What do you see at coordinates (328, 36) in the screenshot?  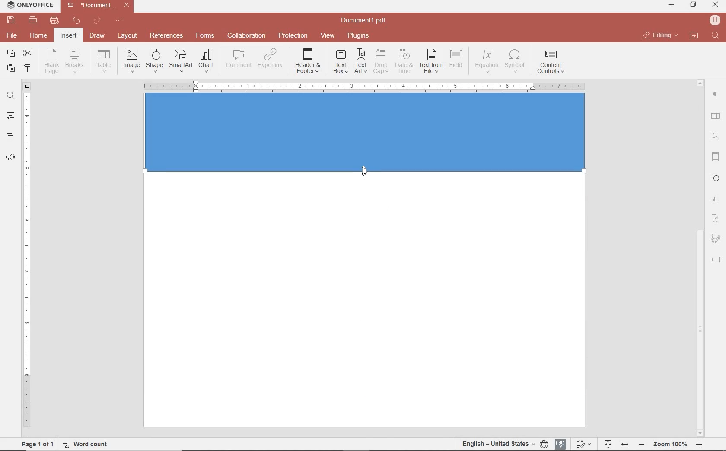 I see `view` at bounding box center [328, 36].